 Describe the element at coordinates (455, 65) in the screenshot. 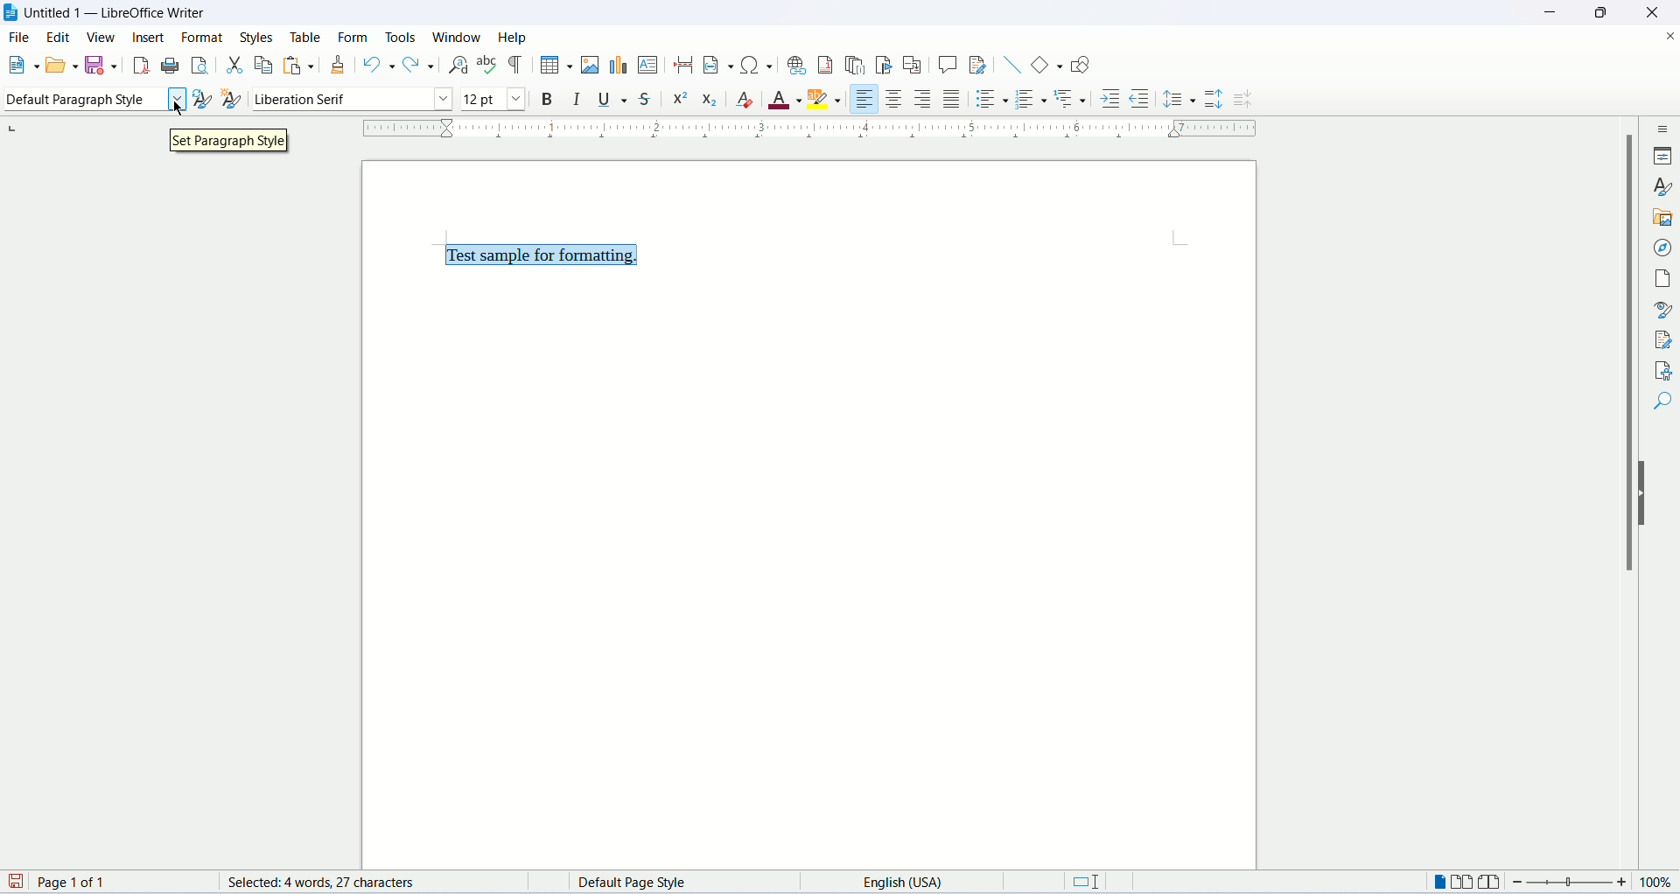

I see `find and replace` at that location.